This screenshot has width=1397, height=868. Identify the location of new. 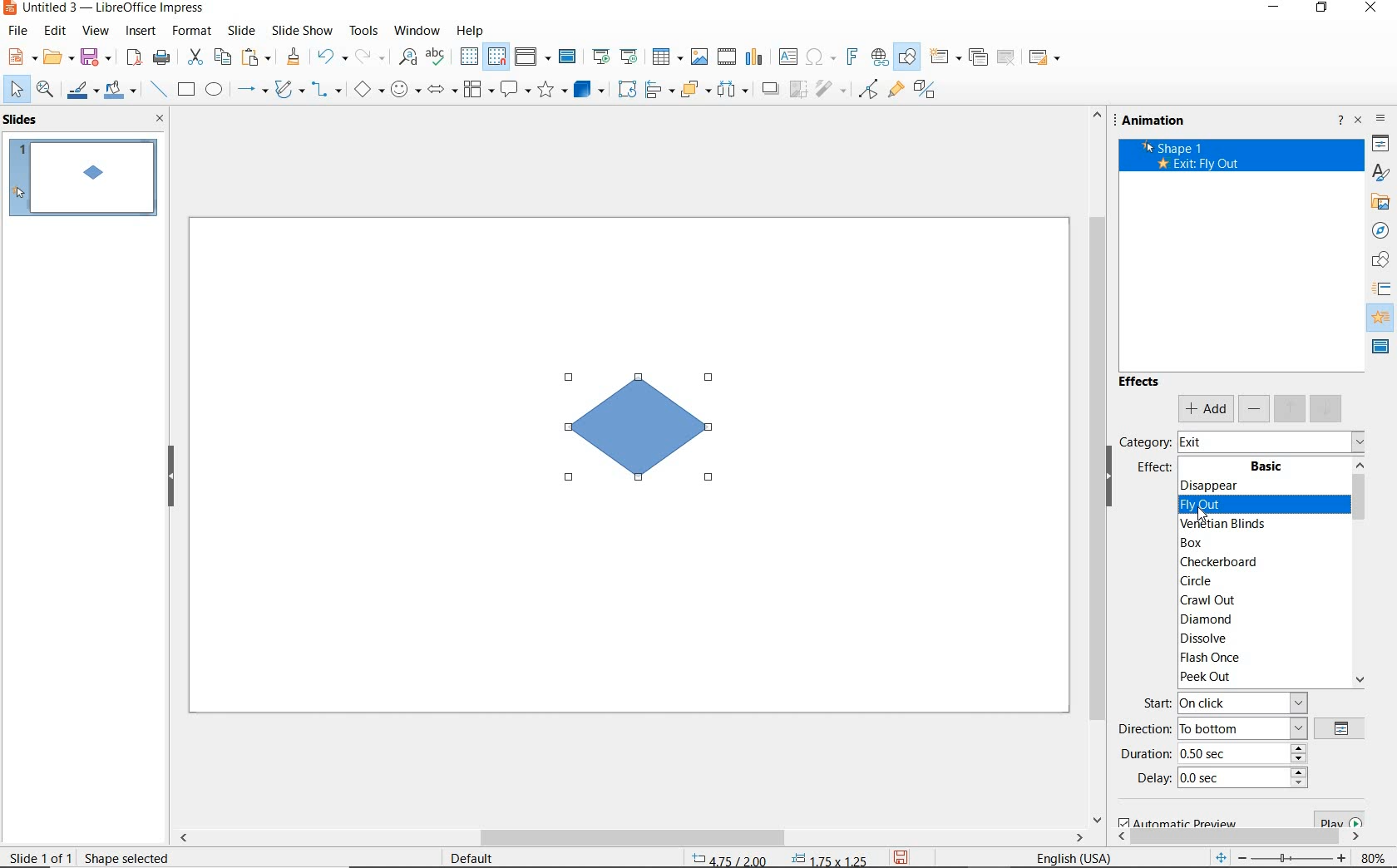
(21, 56).